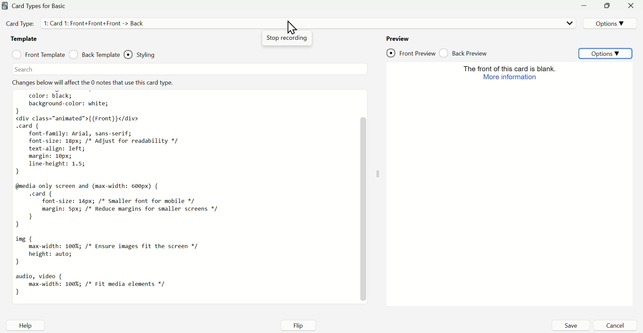  Describe the element at coordinates (631, 7) in the screenshot. I see `Close` at that location.